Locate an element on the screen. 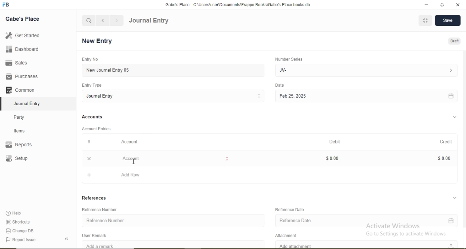  Reference Number is located at coordinates (102, 209).